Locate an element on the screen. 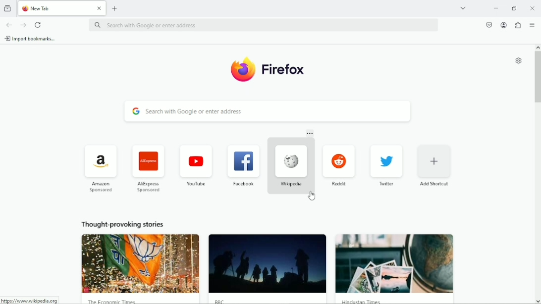 The width and height of the screenshot is (541, 304). Add shortcut is located at coordinates (434, 164).